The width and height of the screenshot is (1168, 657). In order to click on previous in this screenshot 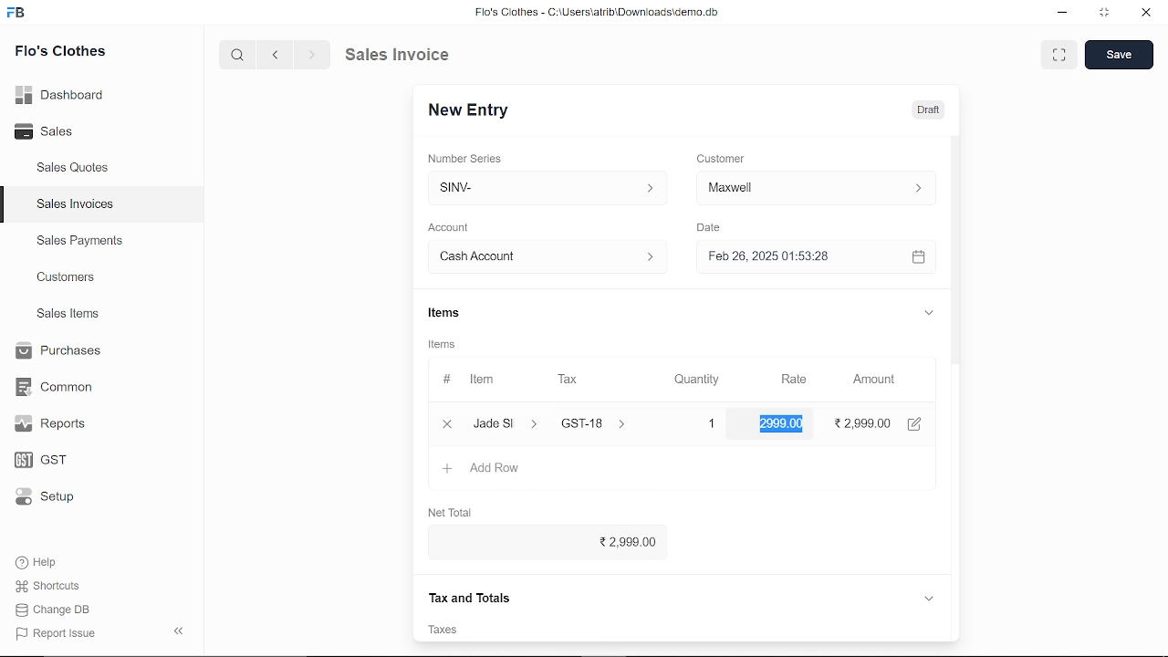, I will do `click(276, 54)`.